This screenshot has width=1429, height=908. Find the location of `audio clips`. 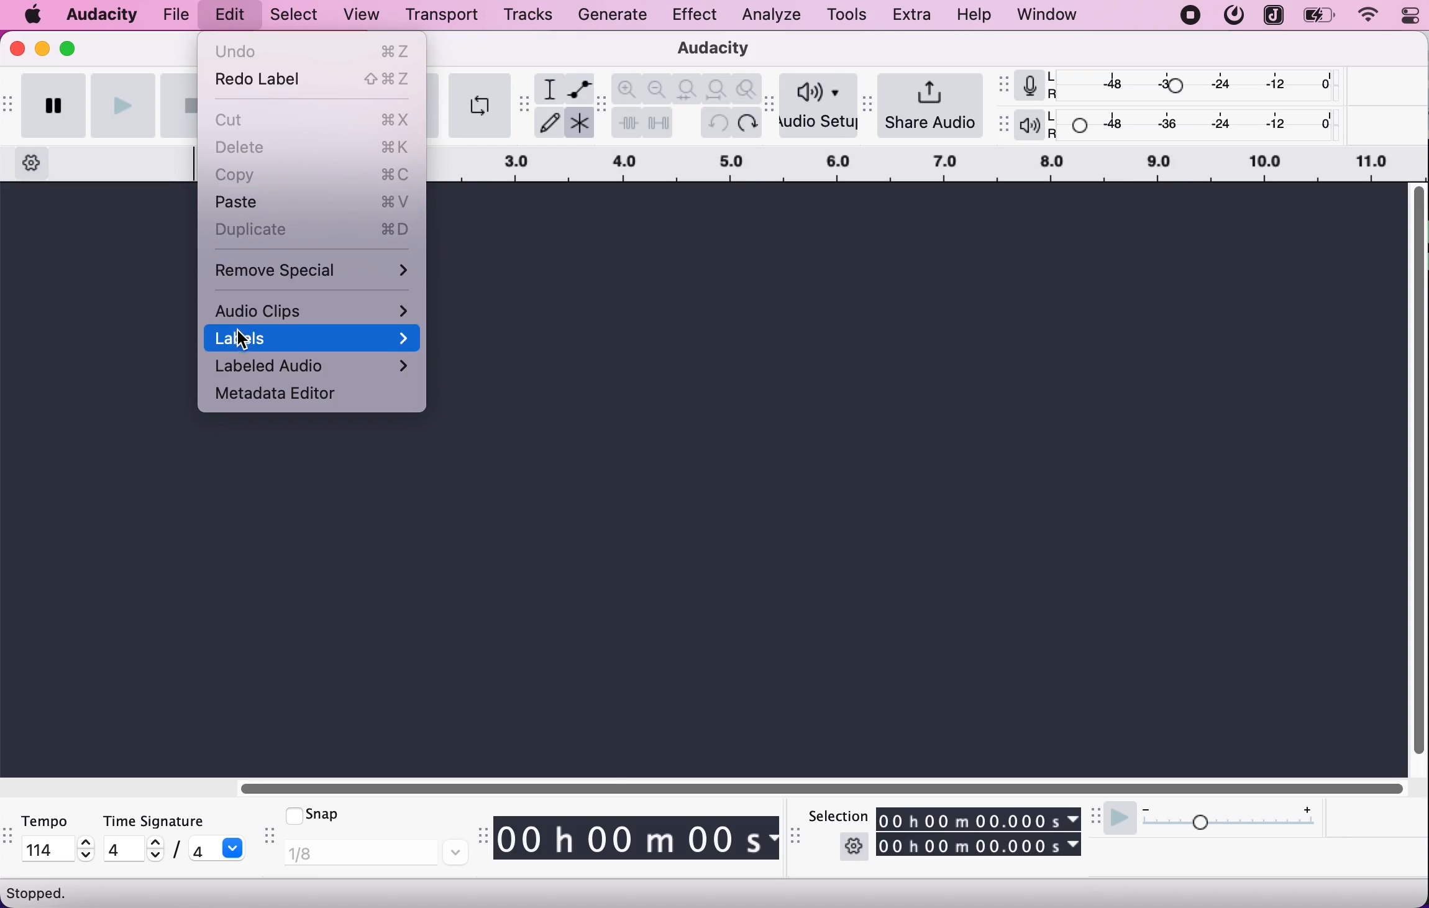

audio clips is located at coordinates (314, 309).